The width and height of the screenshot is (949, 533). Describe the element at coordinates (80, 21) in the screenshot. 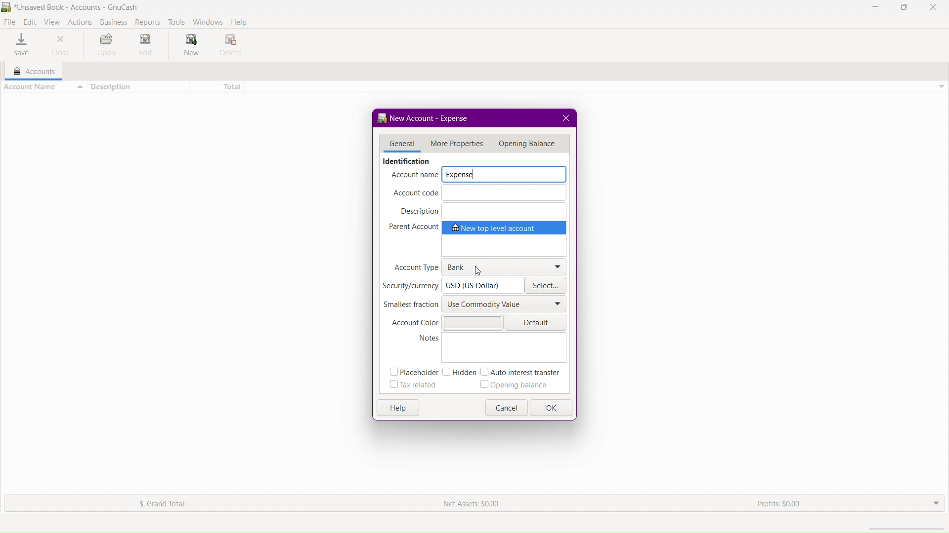

I see `Actions` at that location.